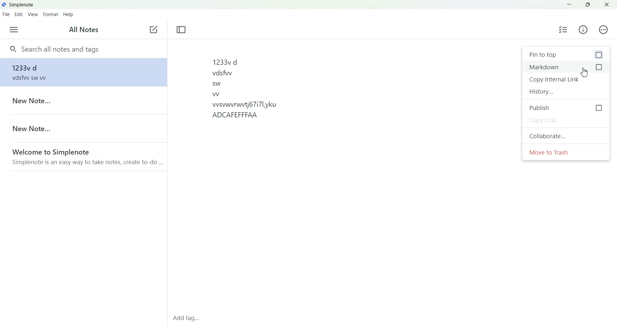  I want to click on Edit, so click(19, 14).